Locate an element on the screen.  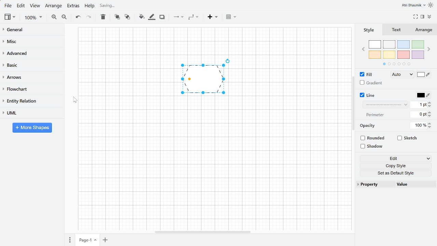
Fill color is located at coordinates (424, 74).